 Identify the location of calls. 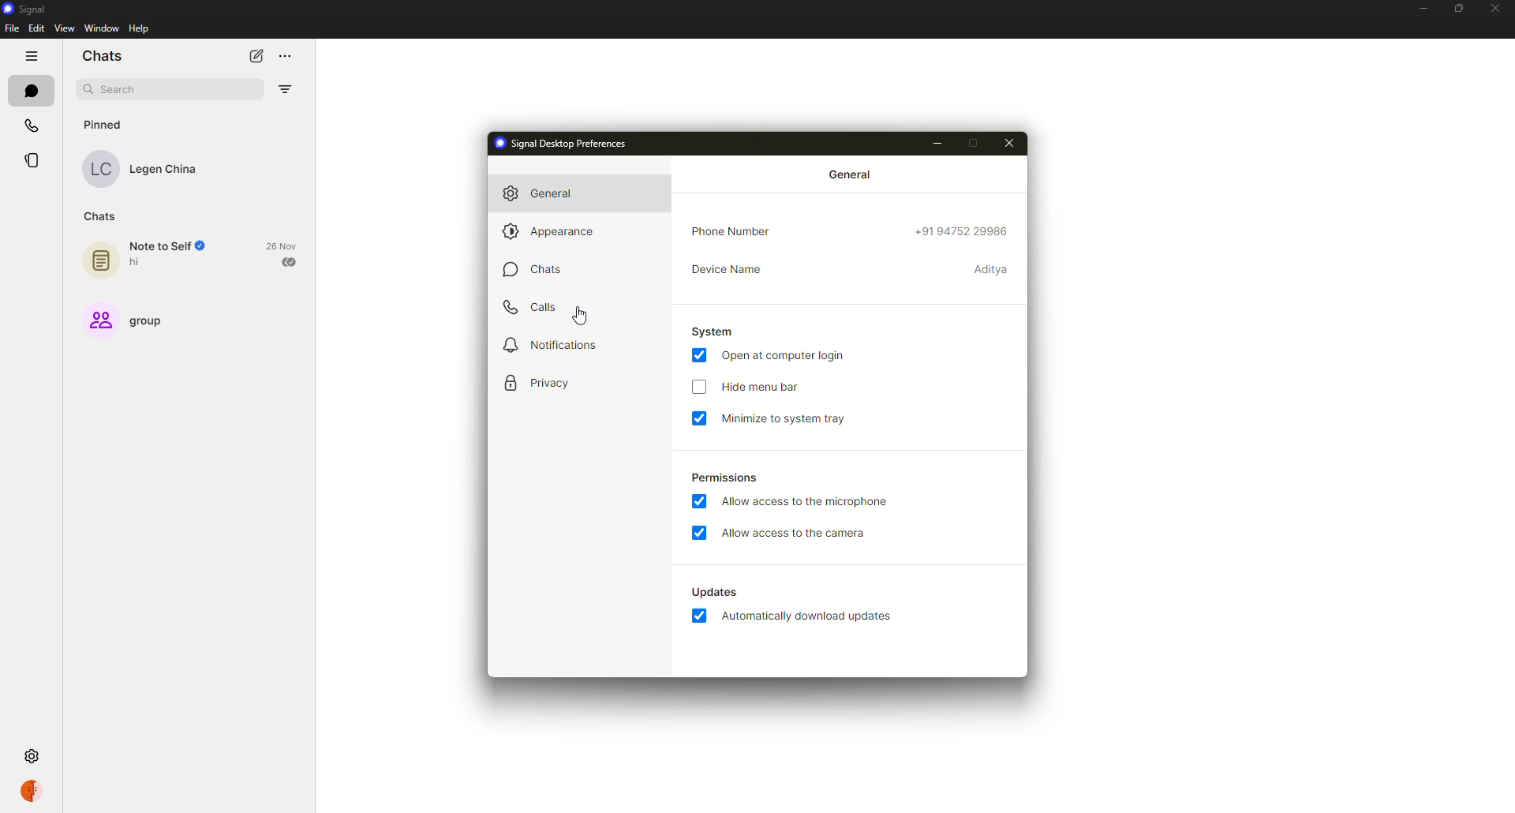
(29, 125).